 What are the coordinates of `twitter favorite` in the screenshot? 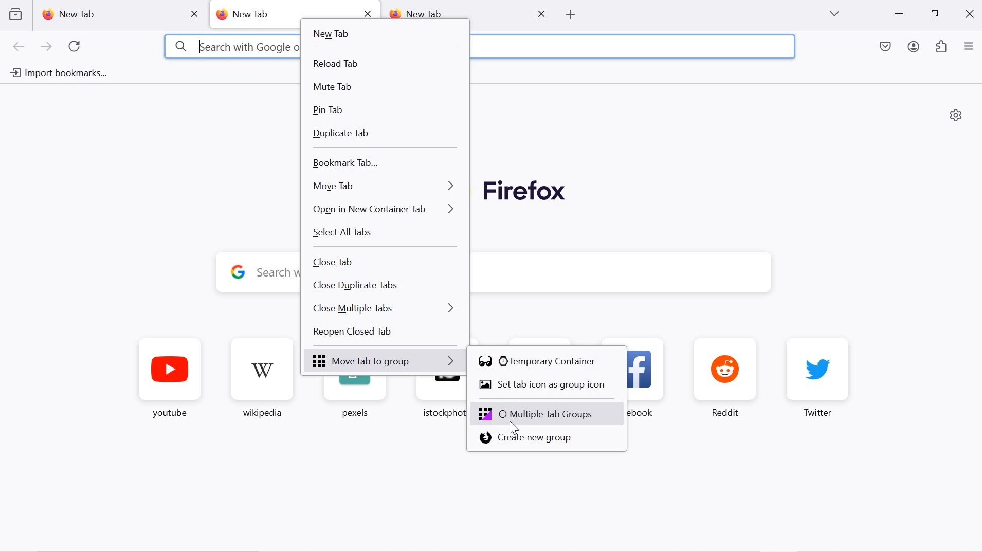 It's located at (817, 380).